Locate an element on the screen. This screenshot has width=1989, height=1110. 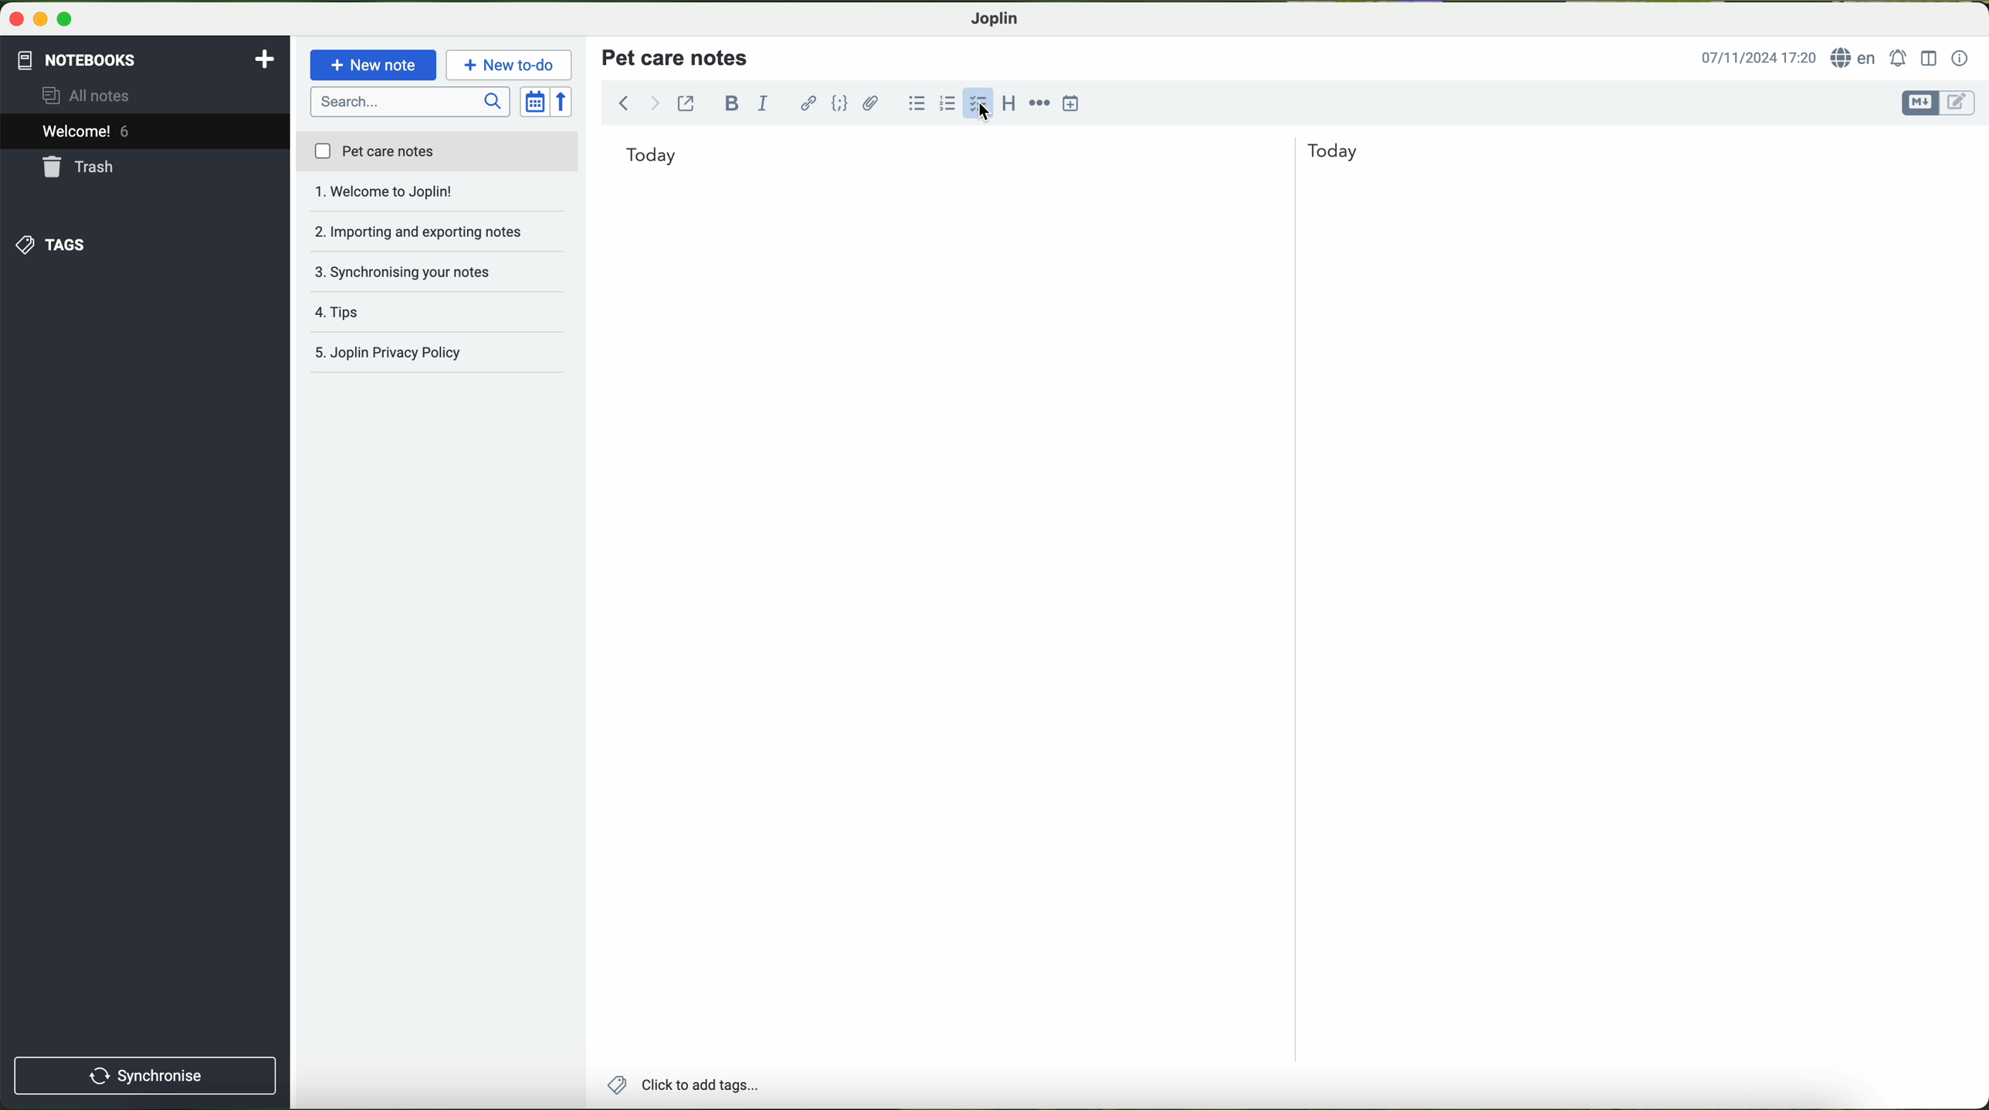
navigation arrows is located at coordinates (636, 103).